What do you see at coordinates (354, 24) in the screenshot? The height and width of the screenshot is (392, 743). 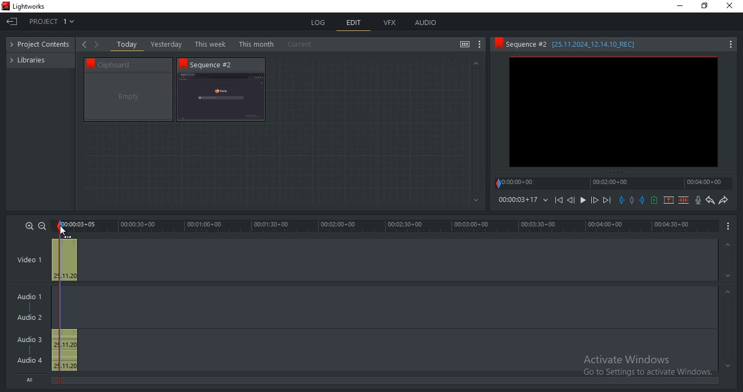 I see `edit` at bounding box center [354, 24].